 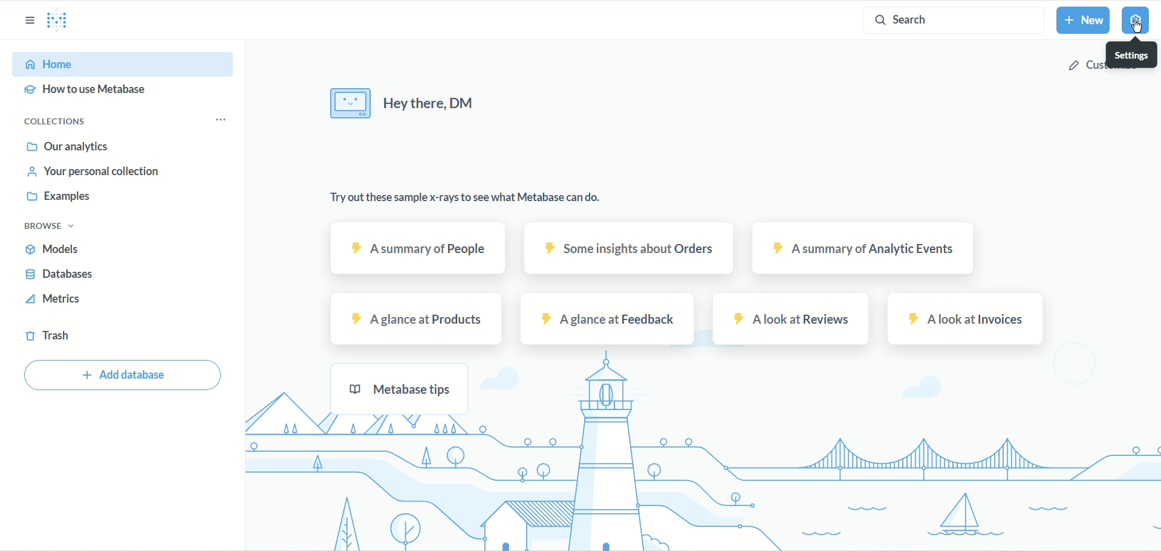 I want to click on Collections, so click(x=119, y=120).